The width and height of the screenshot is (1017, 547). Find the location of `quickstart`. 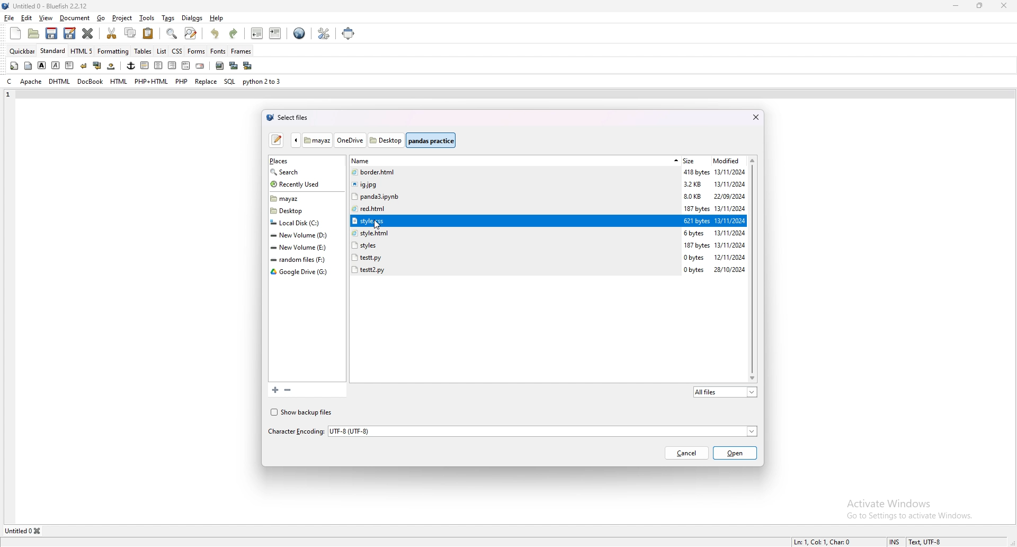

quickstart is located at coordinates (14, 66).